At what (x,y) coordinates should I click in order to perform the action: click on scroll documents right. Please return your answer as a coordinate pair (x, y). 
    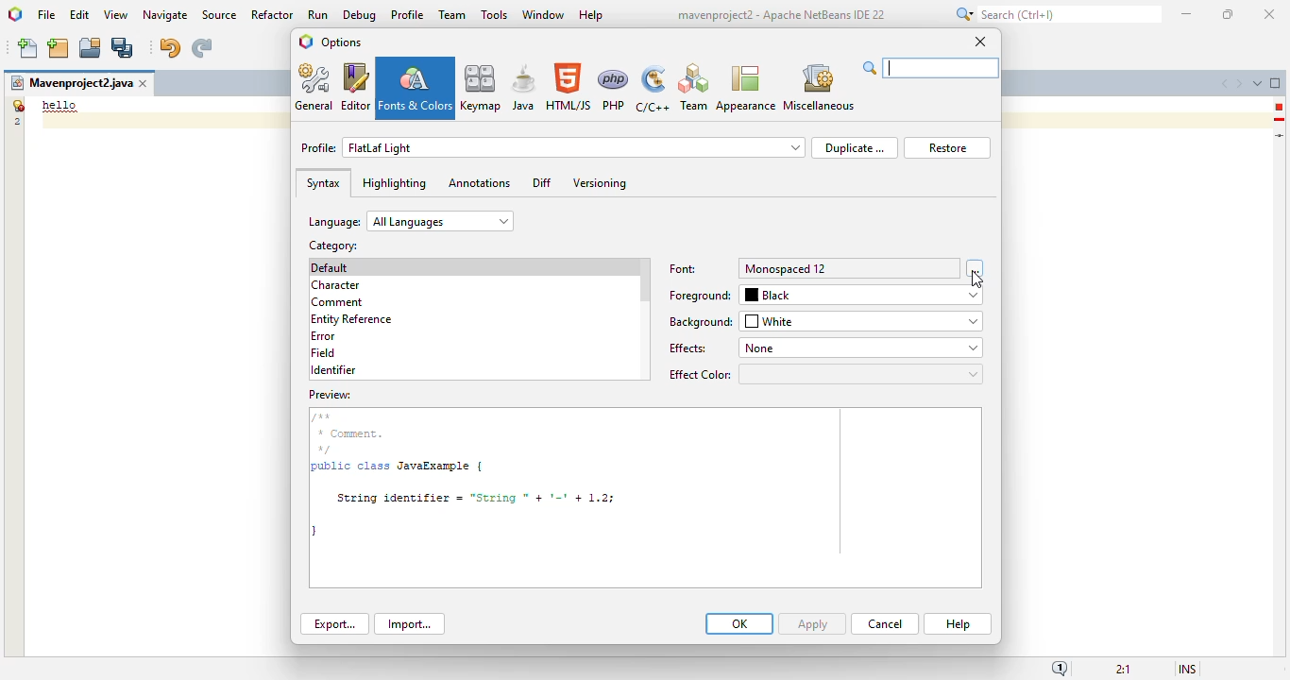
    Looking at the image, I should click on (1238, 84).